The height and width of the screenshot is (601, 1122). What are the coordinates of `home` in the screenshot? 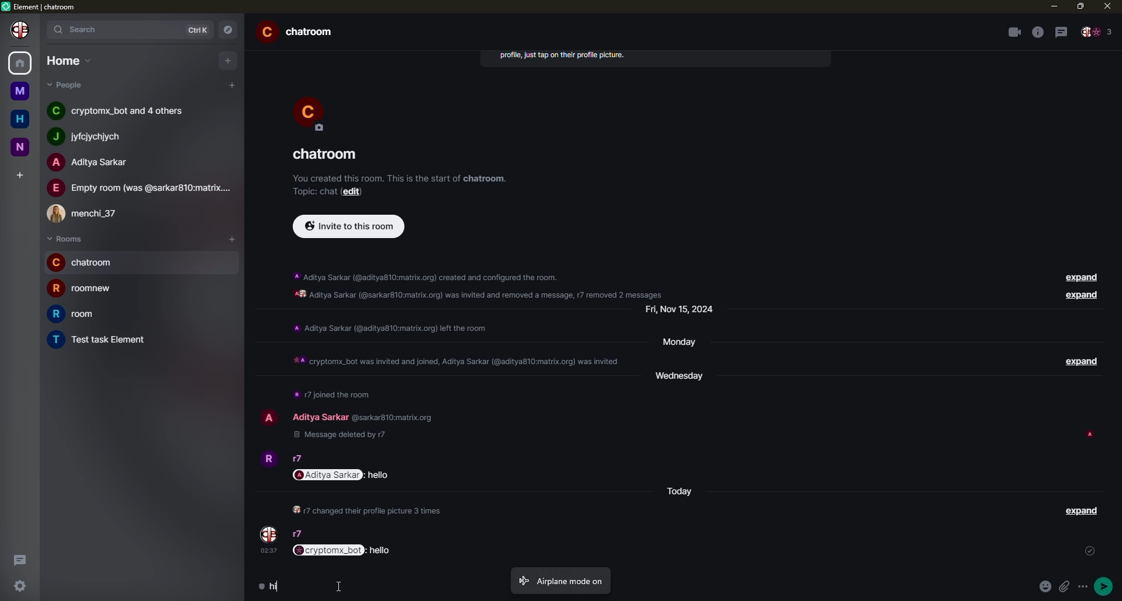 It's located at (68, 60).